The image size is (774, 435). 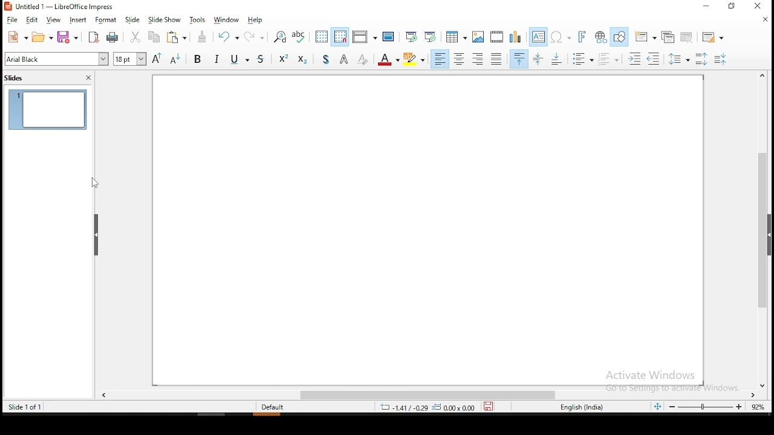 What do you see at coordinates (107, 19) in the screenshot?
I see `format` at bounding box center [107, 19].